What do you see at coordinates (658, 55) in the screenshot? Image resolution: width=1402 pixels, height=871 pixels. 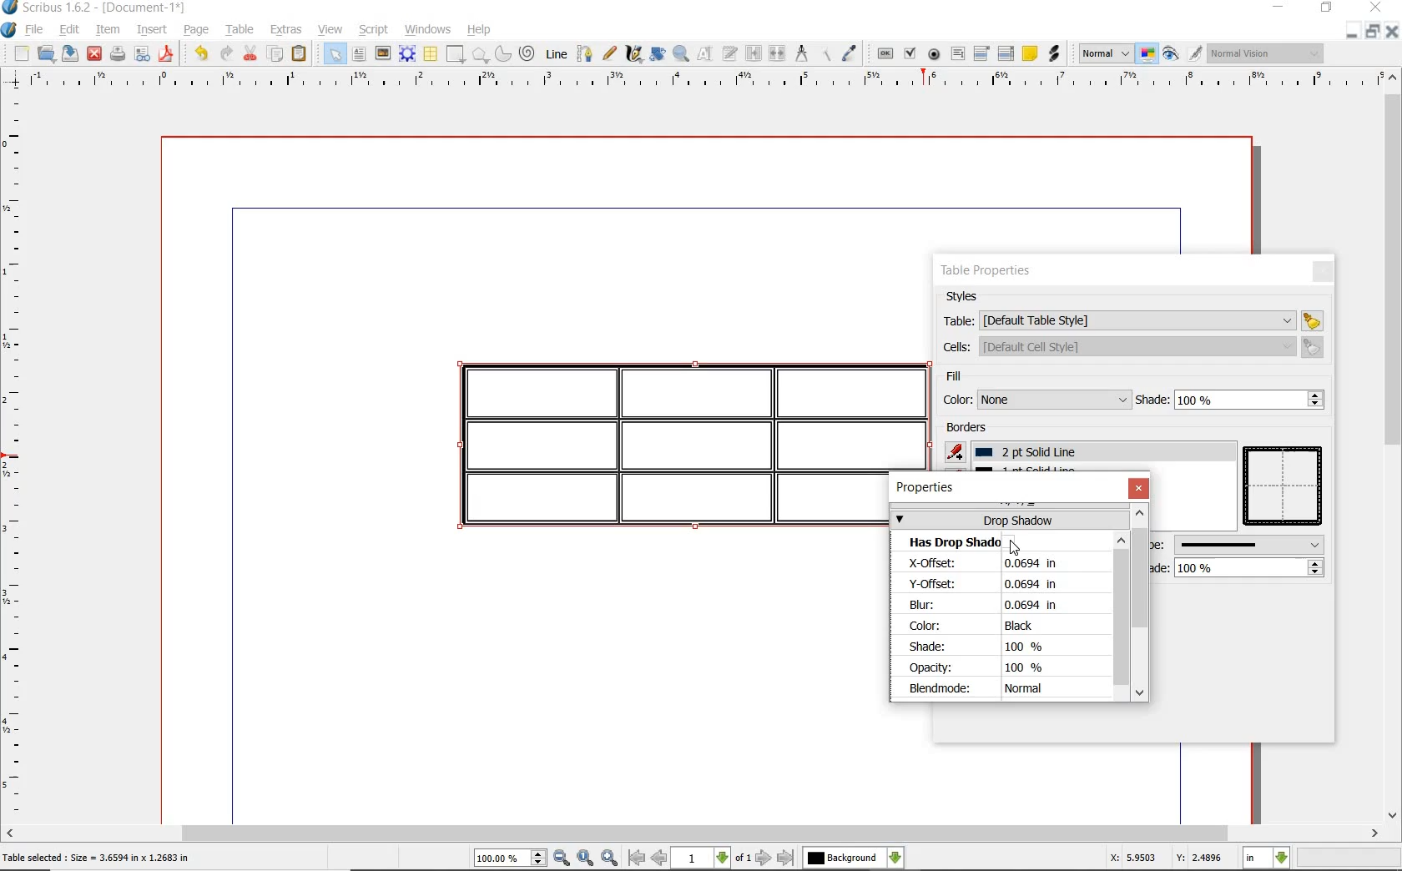 I see `rotate item` at bounding box center [658, 55].